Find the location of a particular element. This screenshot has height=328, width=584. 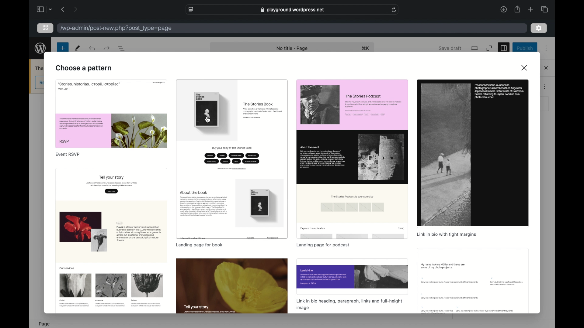

grid view is located at coordinates (45, 28).